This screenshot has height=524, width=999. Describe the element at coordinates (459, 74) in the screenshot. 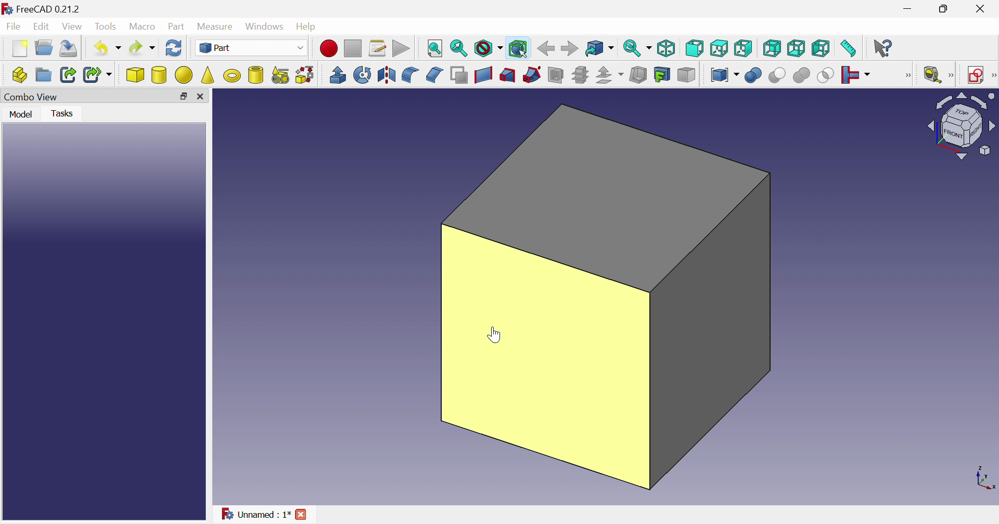

I see `Make face from wires` at that location.